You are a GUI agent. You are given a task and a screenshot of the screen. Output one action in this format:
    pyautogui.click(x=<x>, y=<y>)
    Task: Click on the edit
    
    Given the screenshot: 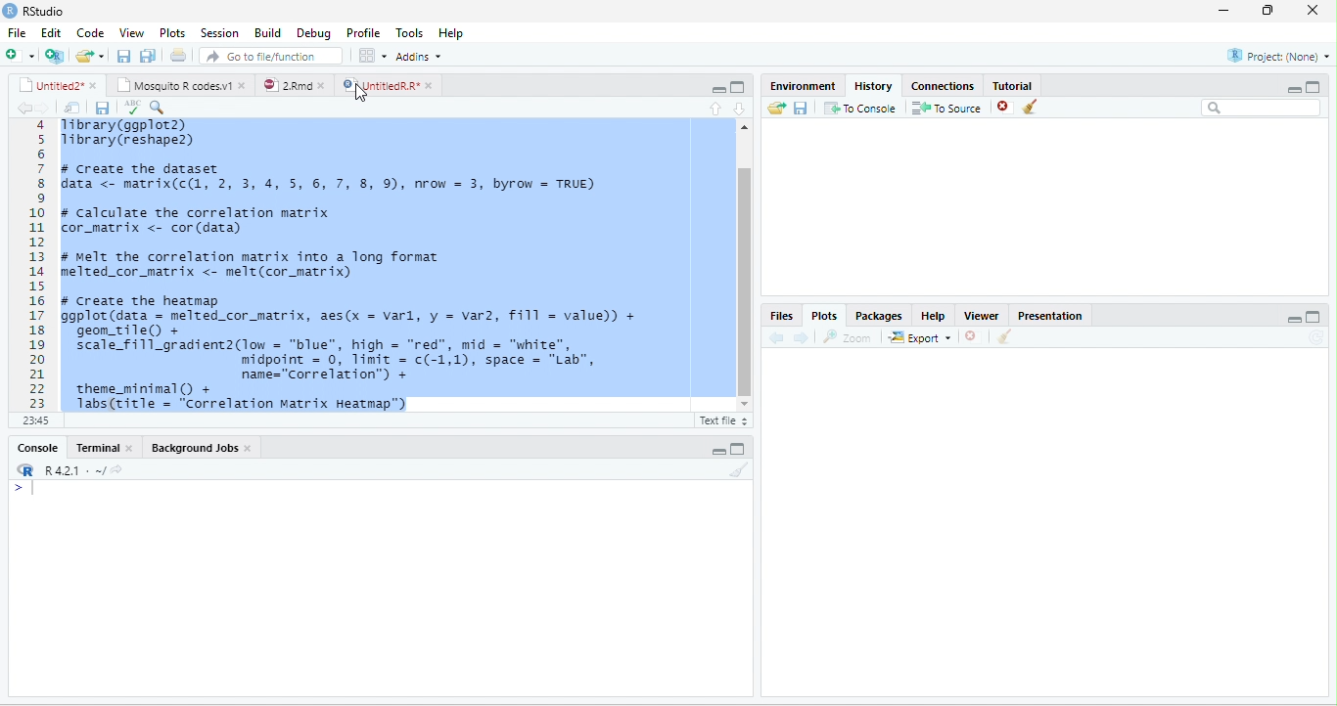 What is the action you would take?
    pyautogui.click(x=51, y=33)
    